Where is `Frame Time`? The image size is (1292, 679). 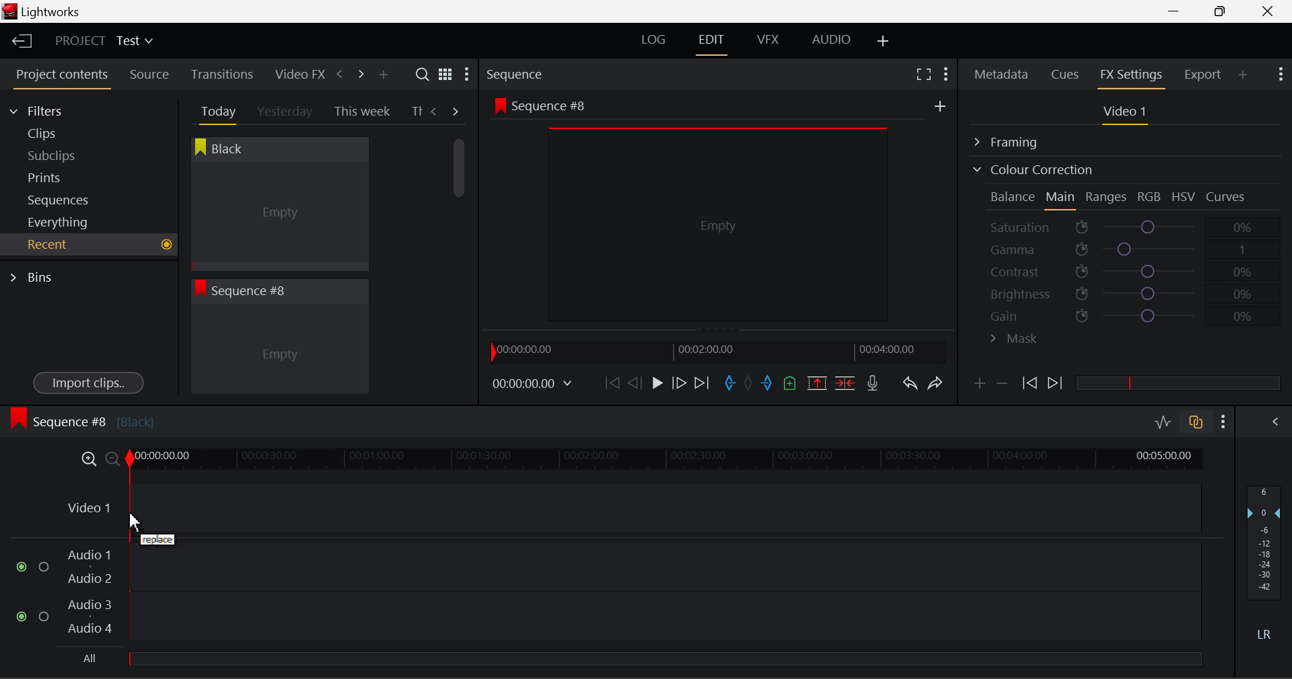
Frame Time is located at coordinates (533, 385).